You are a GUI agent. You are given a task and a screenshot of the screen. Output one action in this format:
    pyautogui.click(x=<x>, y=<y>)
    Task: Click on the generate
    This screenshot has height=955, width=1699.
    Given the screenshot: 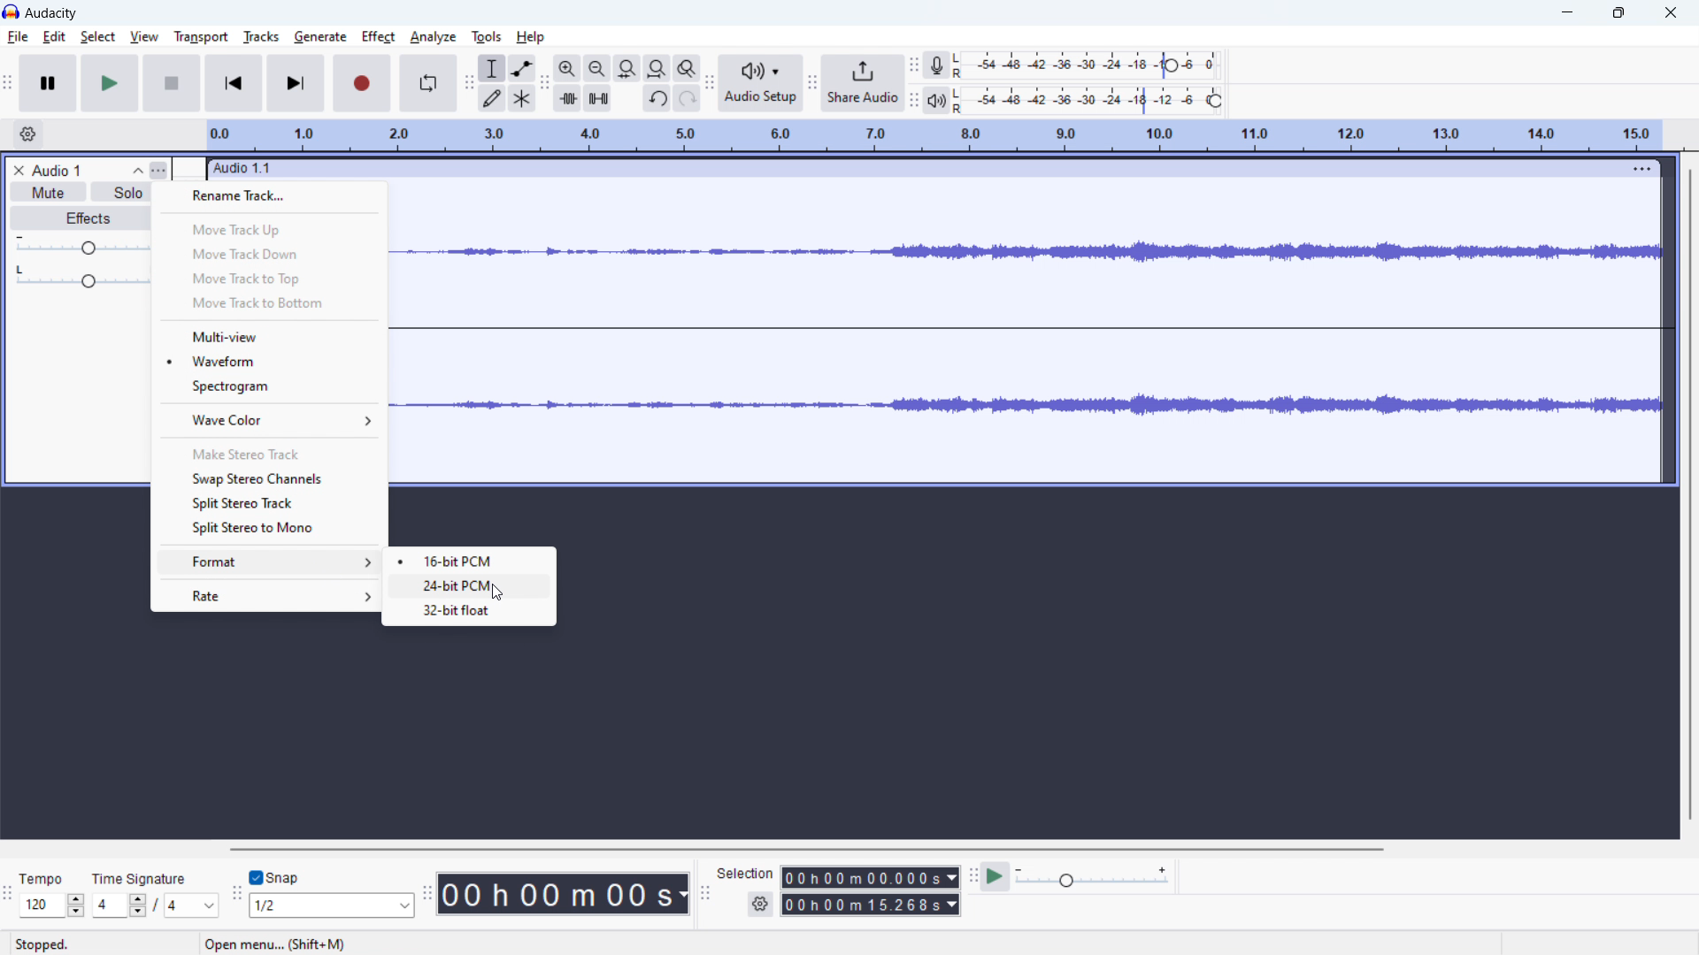 What is the action you would take?
    pyautogui.click(x=321, y=37)
    